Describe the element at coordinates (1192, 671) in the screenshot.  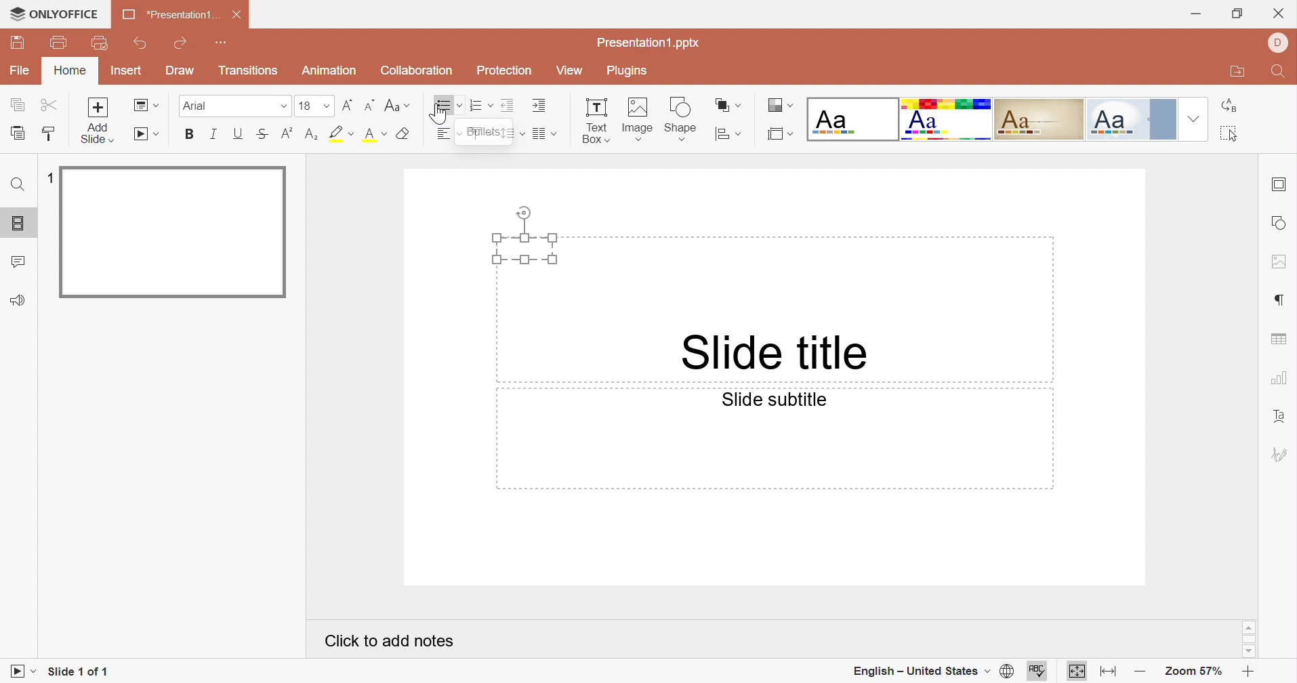
I see `Zoom 57%` at that location.